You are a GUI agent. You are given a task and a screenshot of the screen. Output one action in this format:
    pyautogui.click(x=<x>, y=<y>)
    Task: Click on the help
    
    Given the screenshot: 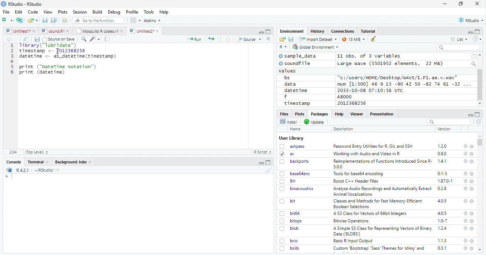 What is the action you would take?
    pyautogui.click(x=465, y=248)
    